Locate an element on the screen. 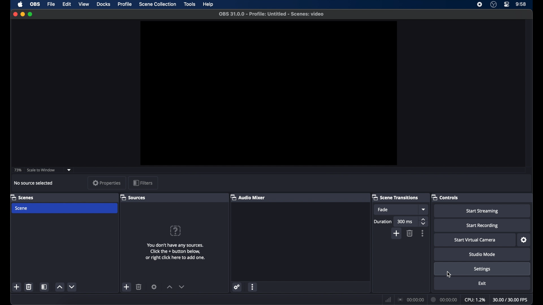 The width and height of the screenshot is (543, 305). docks is located at coordinates (104, 4).